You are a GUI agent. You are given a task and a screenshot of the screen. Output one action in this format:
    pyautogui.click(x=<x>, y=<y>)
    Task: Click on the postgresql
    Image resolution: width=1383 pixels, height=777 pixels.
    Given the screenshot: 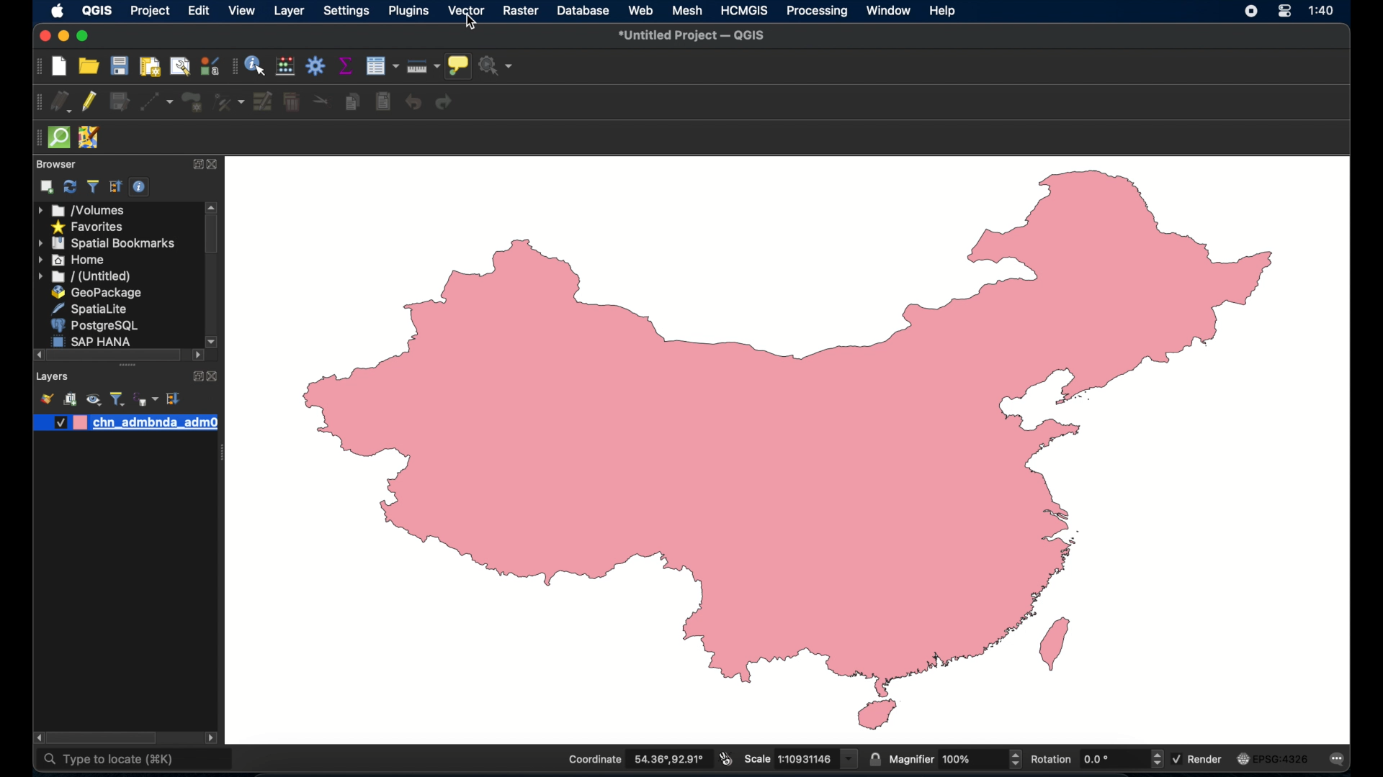 What is the action you would take?
    pyautogui.click(x=93, y=325)
    